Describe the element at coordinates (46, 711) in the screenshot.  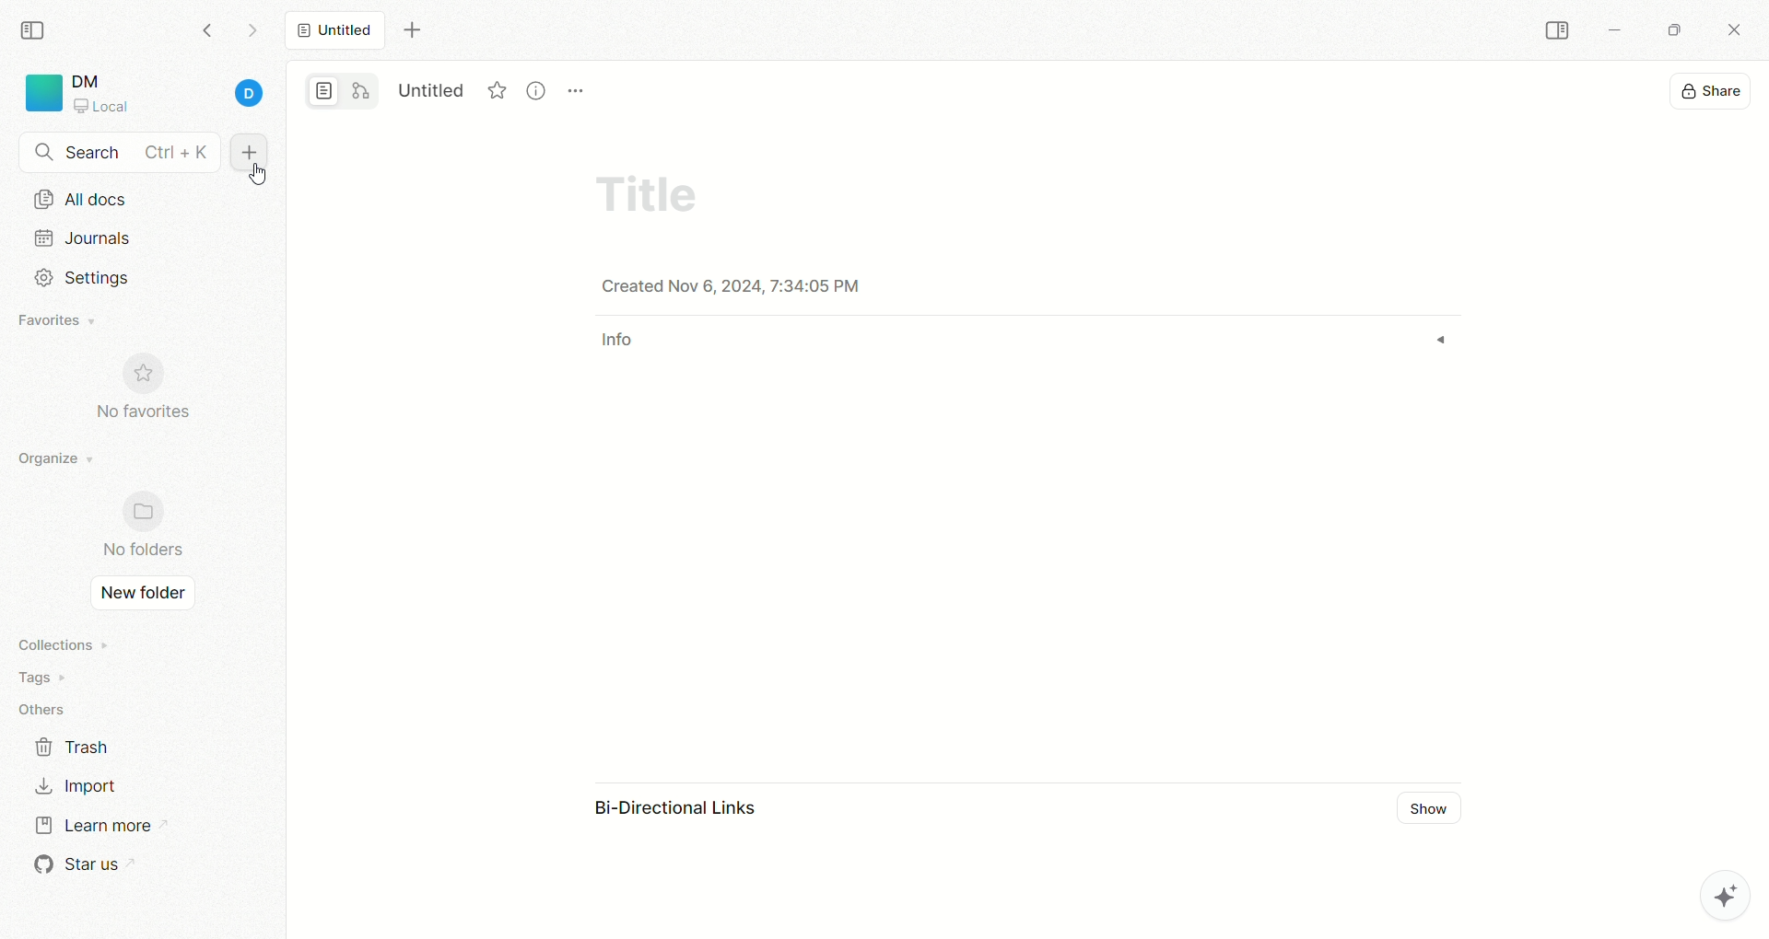
I see `others` at that location.